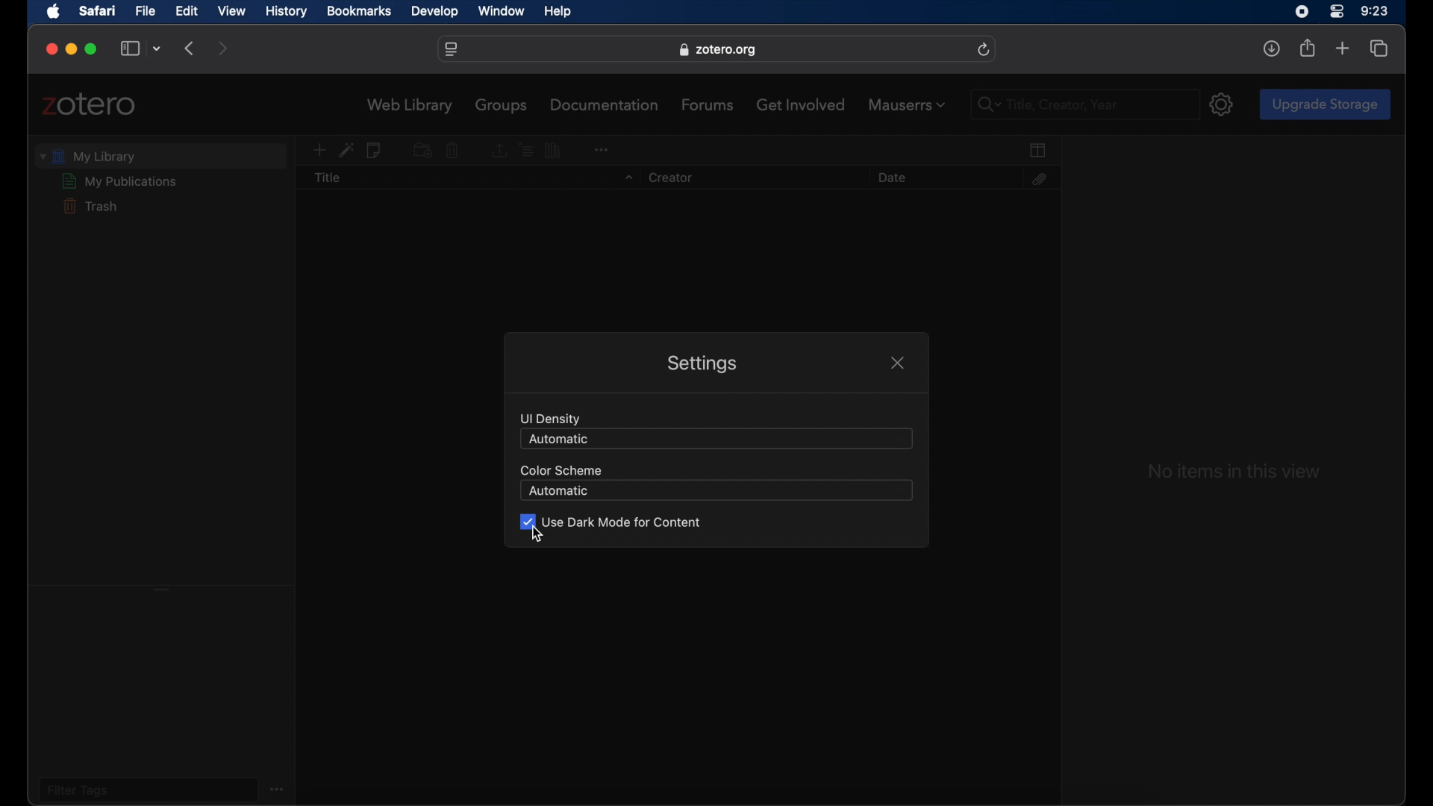 This screenshot has width=1433, height=806. I want to click on downloads, so click(1271, 49).